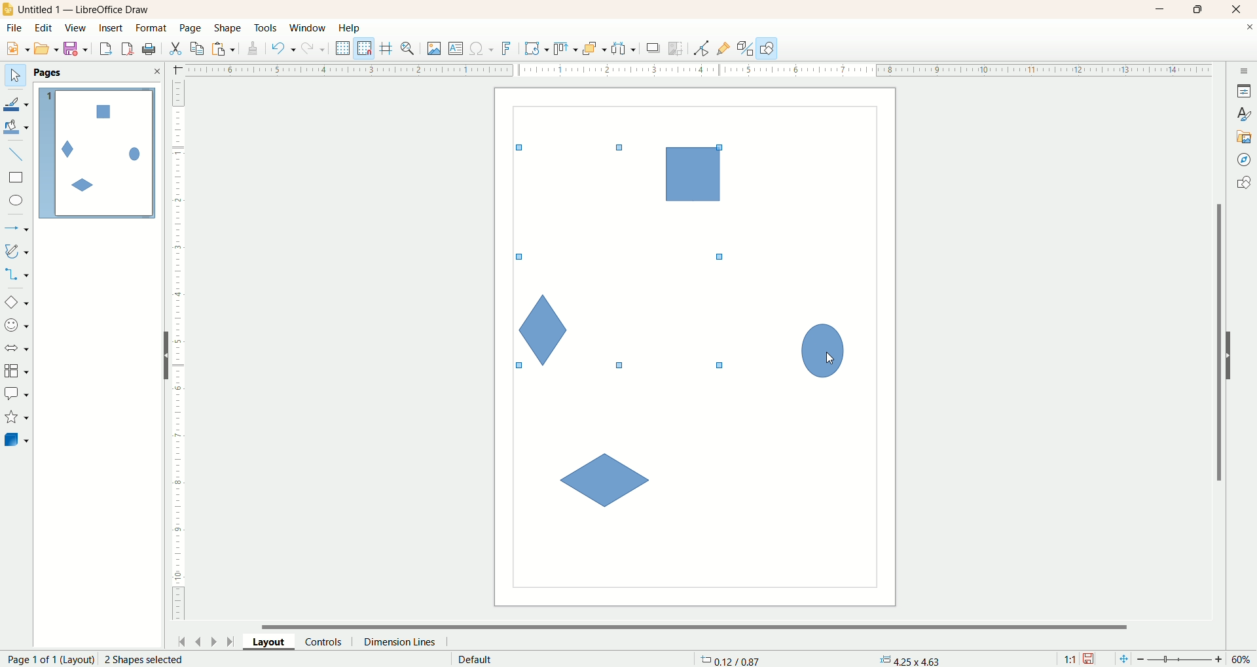 The image size is (1257, 667). Describe the element at coordinates (18, 251) in the screenshot. I see `curves and polygon` at that location.